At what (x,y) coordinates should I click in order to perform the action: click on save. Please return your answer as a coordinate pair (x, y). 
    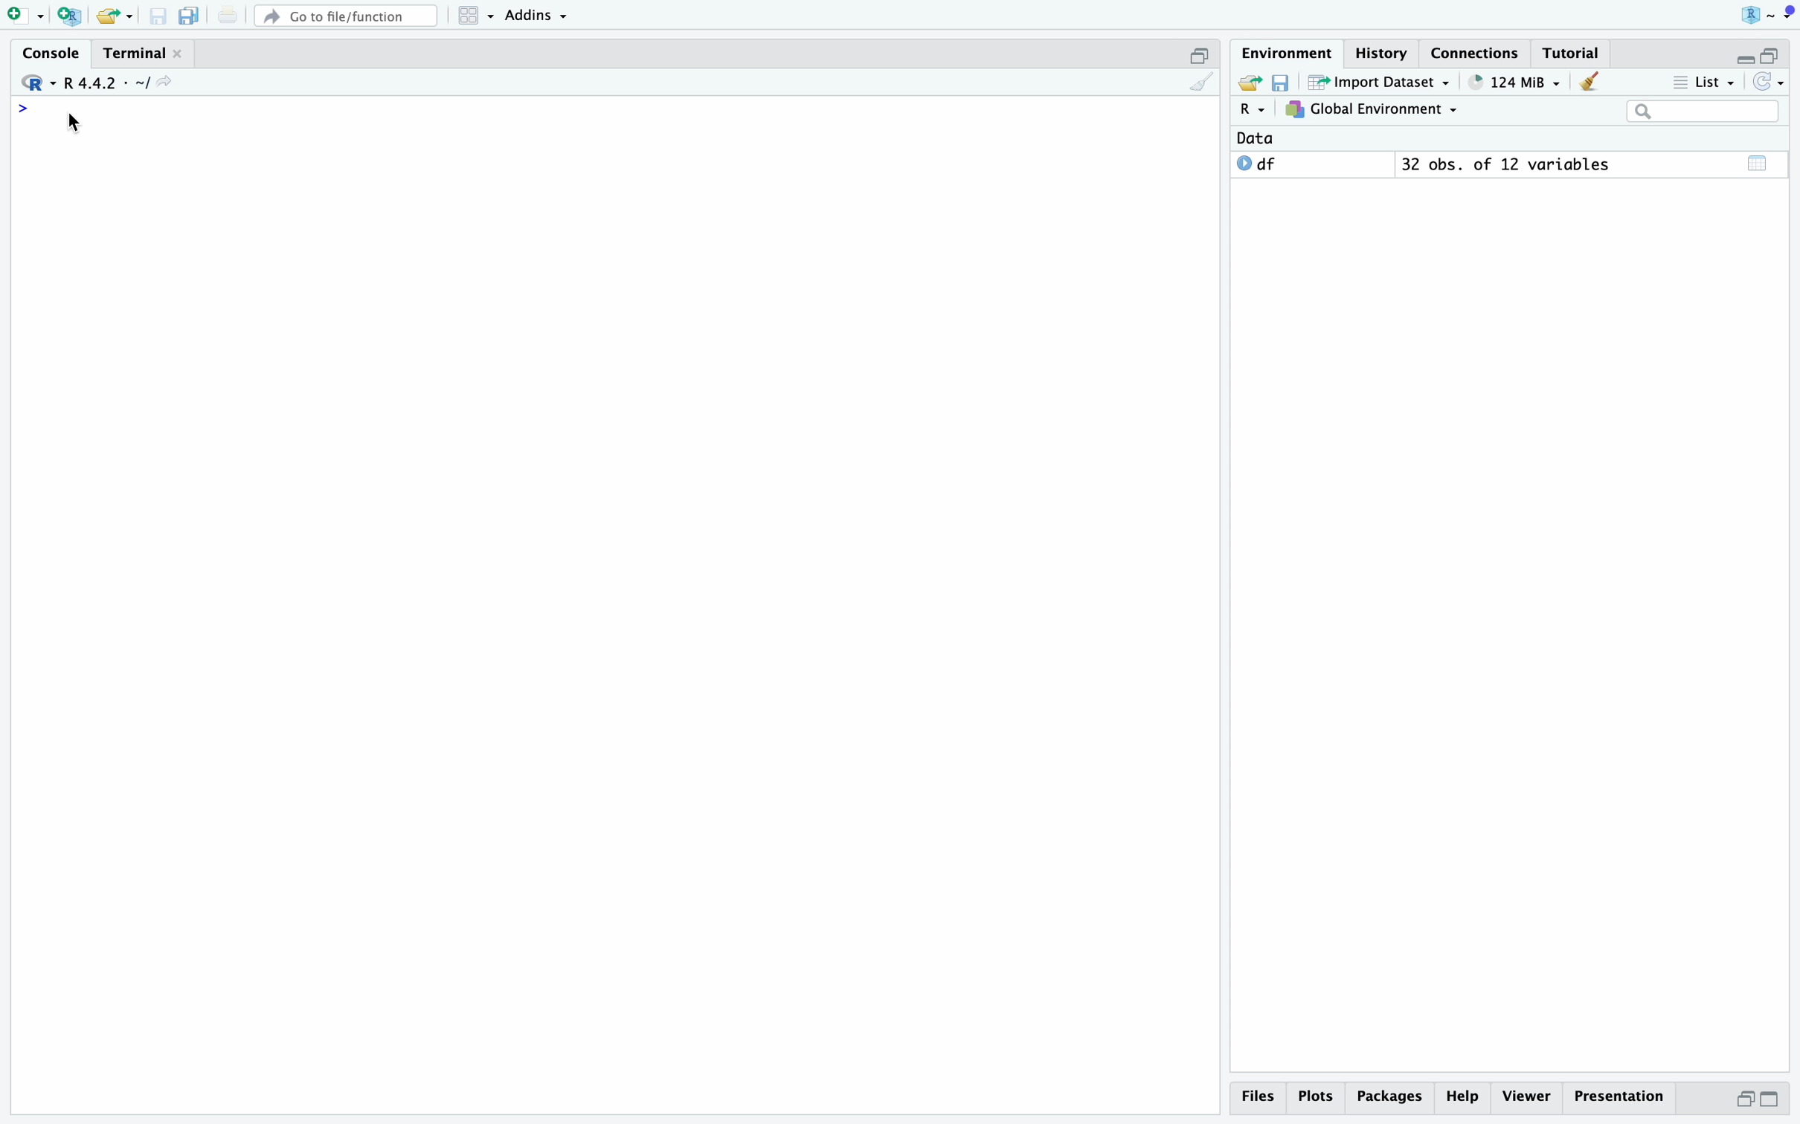
    Looking at the image, I should click on (1283, 83).